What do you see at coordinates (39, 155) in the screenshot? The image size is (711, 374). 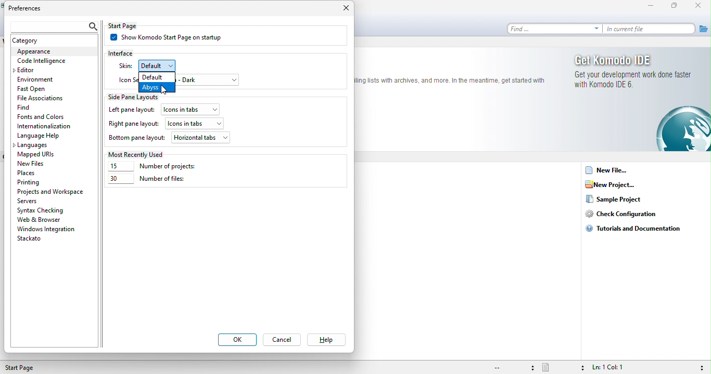 I see `mapped urls` at bounding box center [39, 155].